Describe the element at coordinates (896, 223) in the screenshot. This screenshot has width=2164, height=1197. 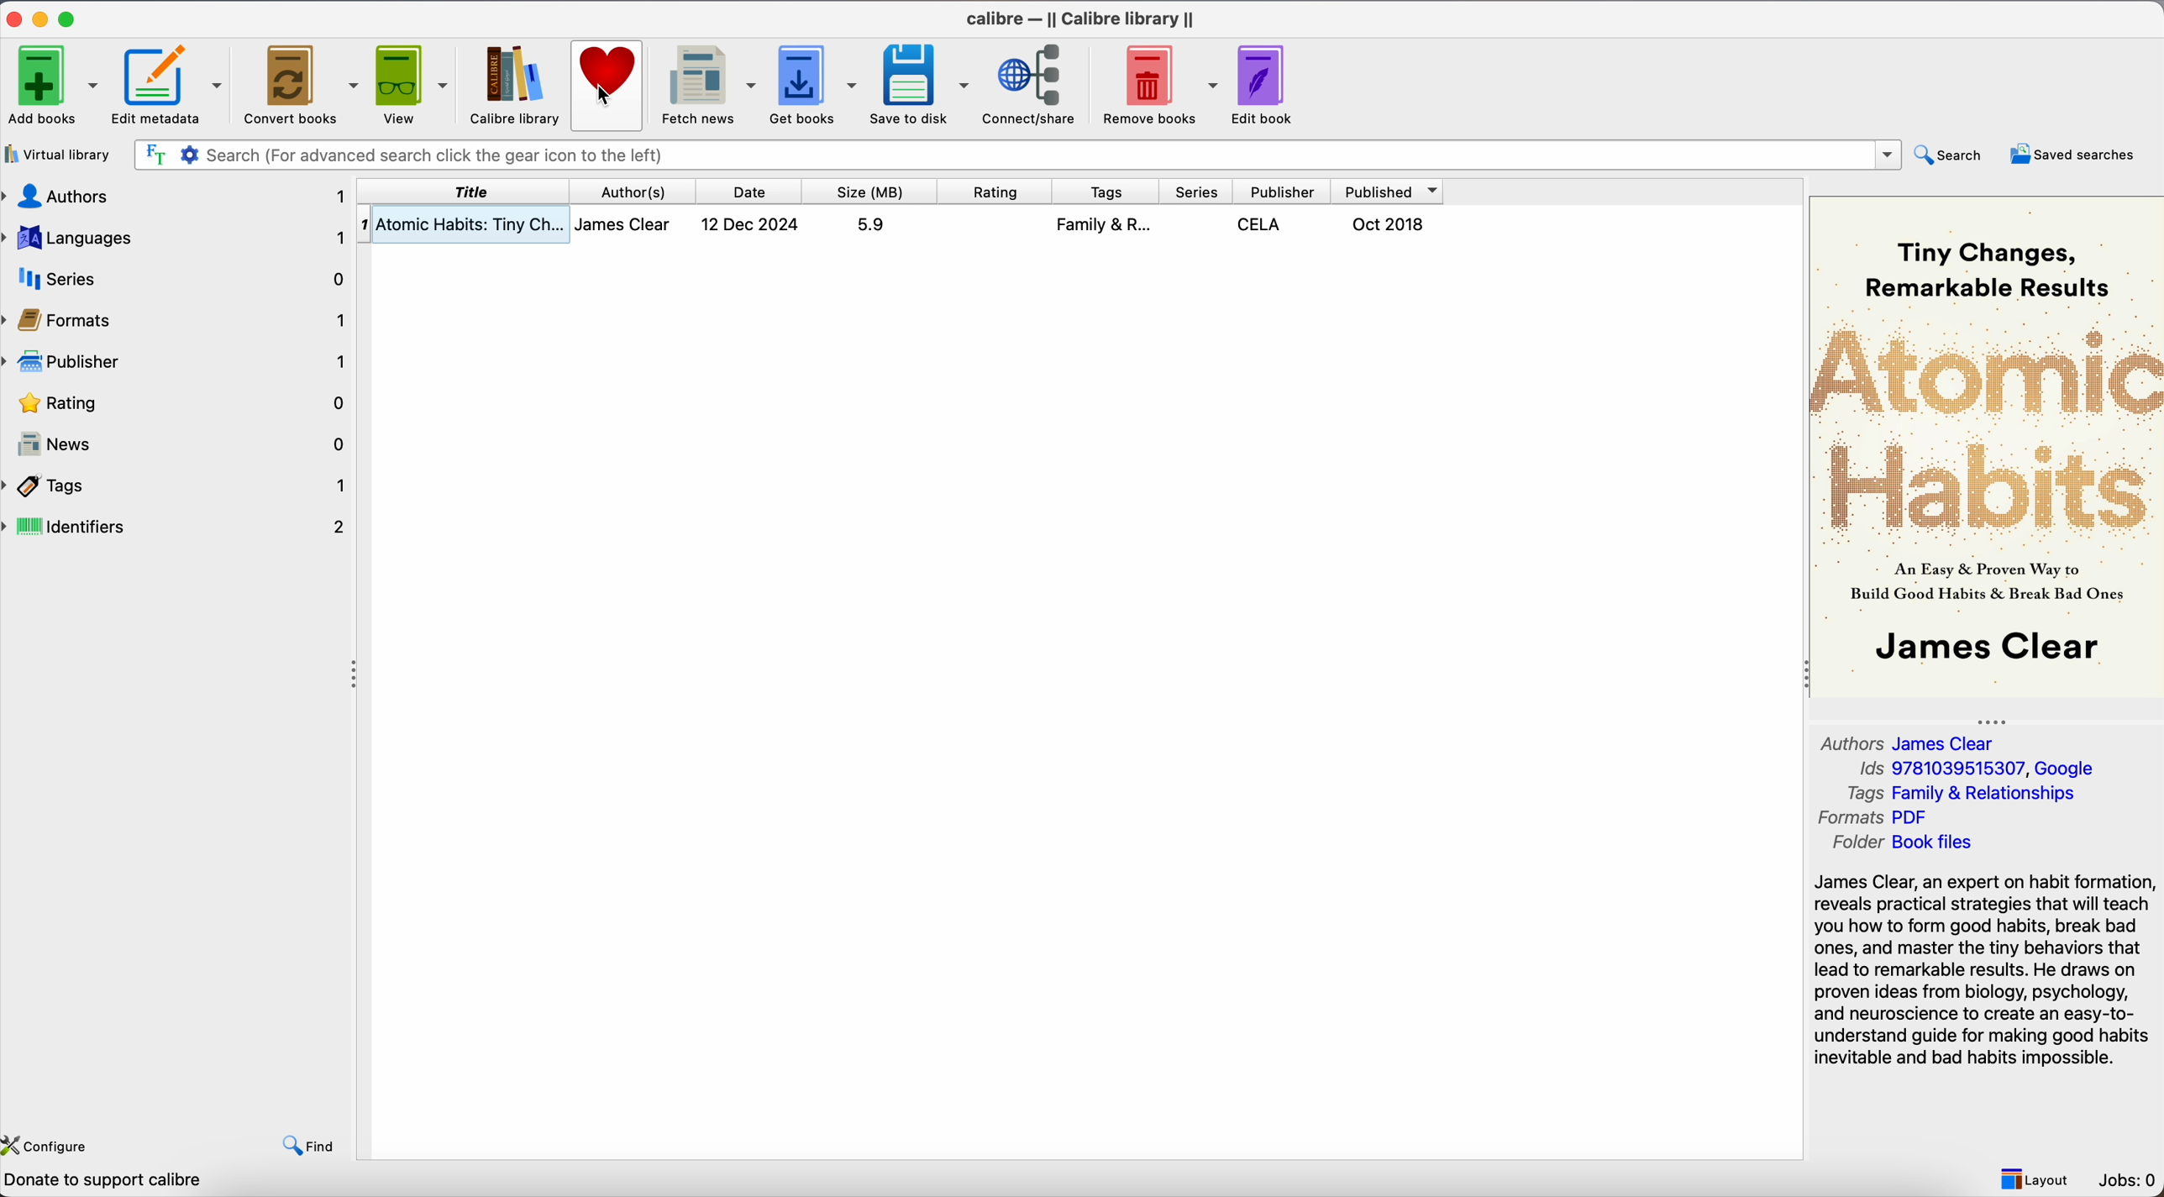
I see `Atomic Habits: Tiny Changes` at that location.